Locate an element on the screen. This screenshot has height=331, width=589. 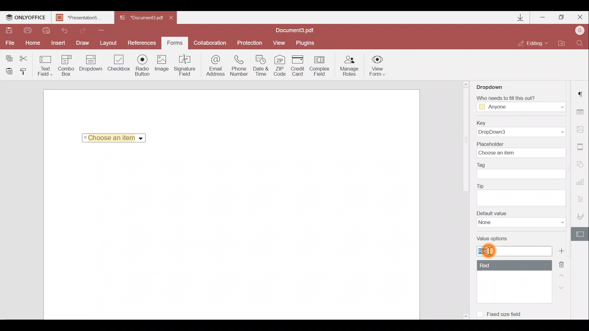
Default value is located at coordinates (519, 221).